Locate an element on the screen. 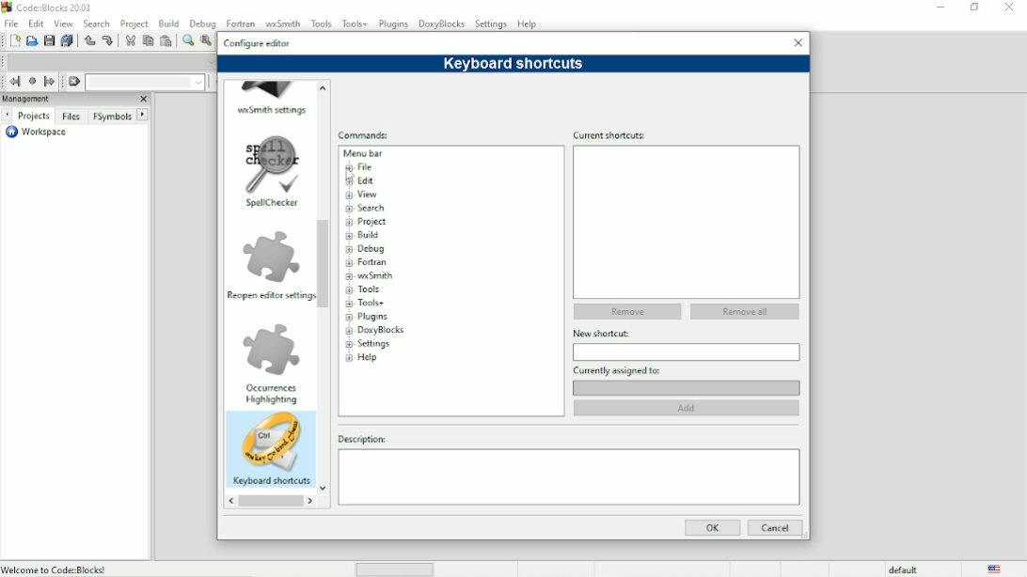 The width and height of the screenshot is (1027, 577). Paste is located at coordinates (166, 40).